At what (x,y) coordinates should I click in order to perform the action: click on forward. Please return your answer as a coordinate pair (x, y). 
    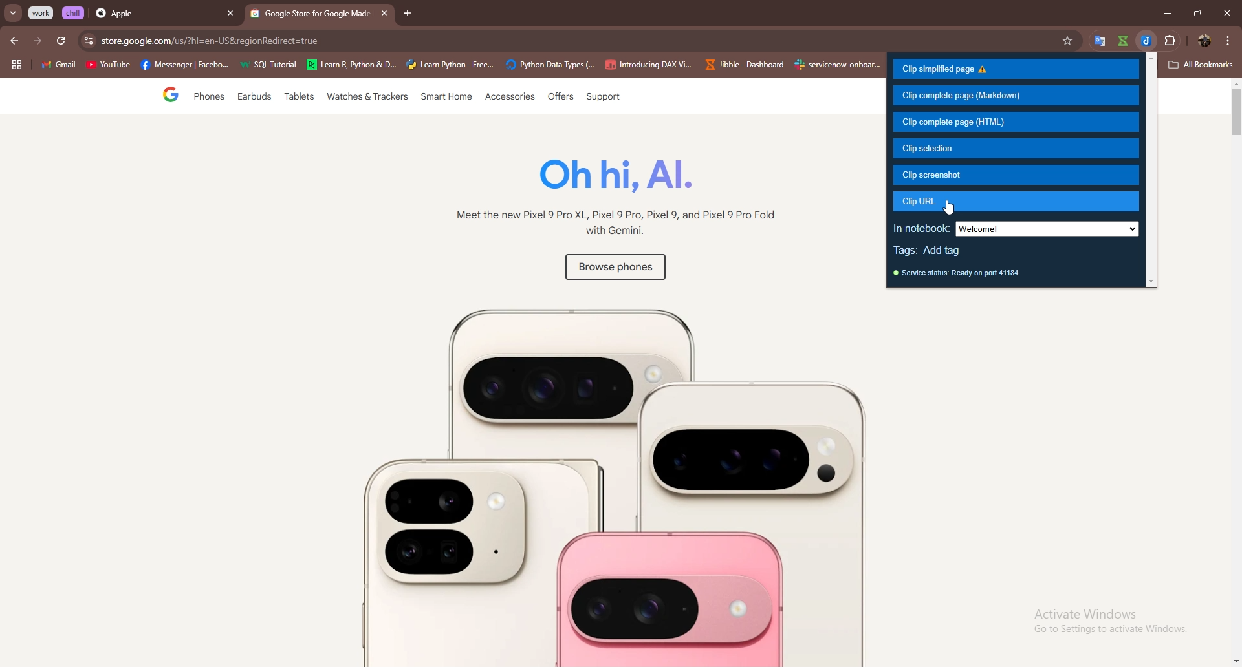
    Looking at the image, I should click on (38, 41).